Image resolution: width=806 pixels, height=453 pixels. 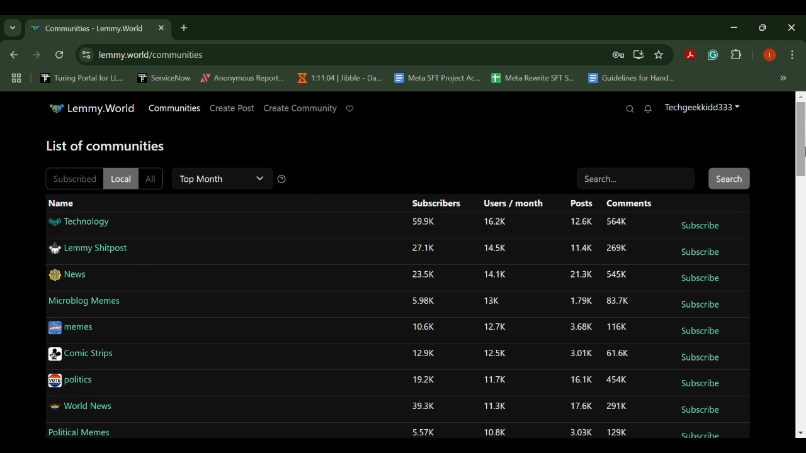 What do you see at coordinates (618, 222) in the screenshot?
I see `564K` at bounding box center [618, 222].